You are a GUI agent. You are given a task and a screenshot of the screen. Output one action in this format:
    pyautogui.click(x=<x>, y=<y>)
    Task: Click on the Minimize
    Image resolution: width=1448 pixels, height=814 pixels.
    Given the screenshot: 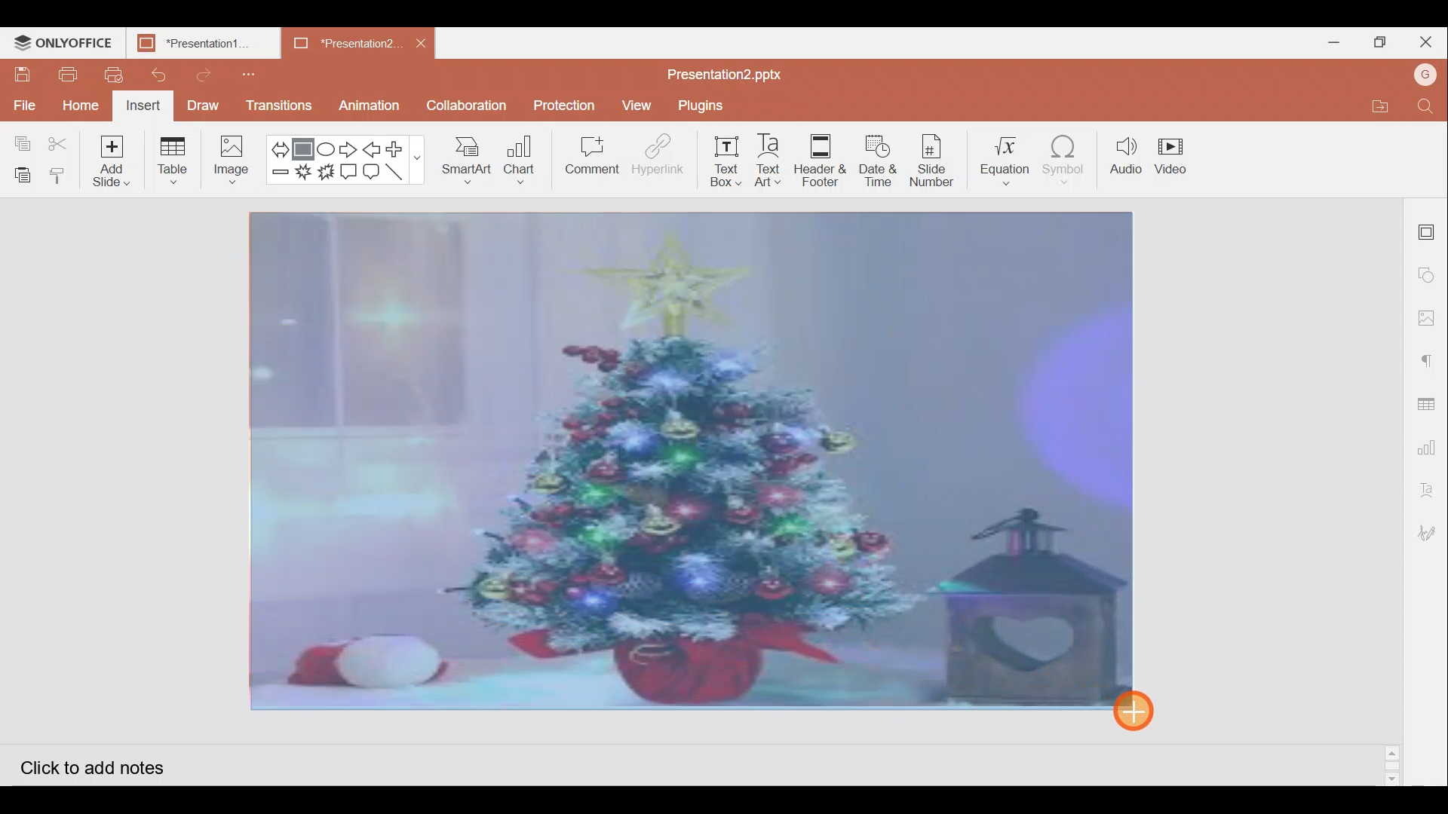 What is the action you would take?
    pyautogui.click(x=1333, y=42)
    